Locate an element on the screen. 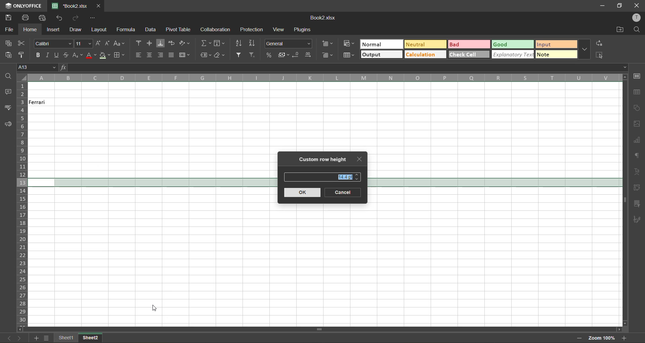  more options is located at coordinates (585, 49).